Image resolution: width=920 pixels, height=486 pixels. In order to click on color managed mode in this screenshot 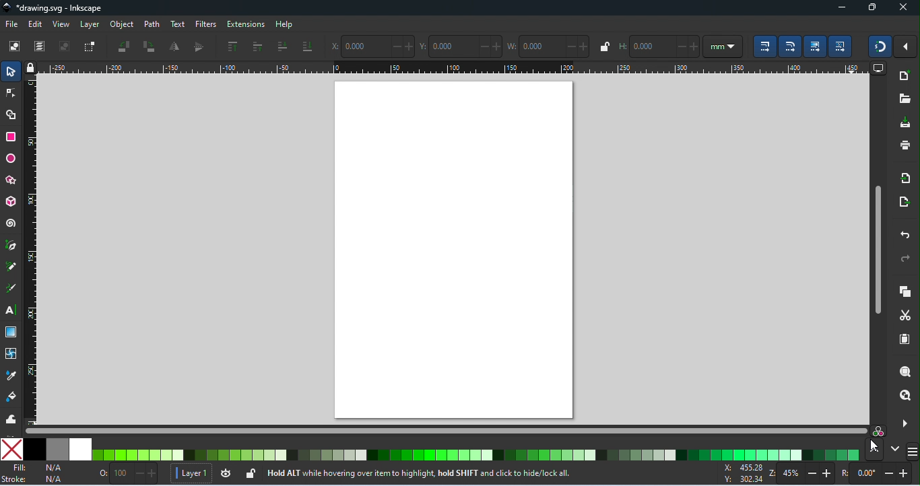, I will do `click(877, 429)`.